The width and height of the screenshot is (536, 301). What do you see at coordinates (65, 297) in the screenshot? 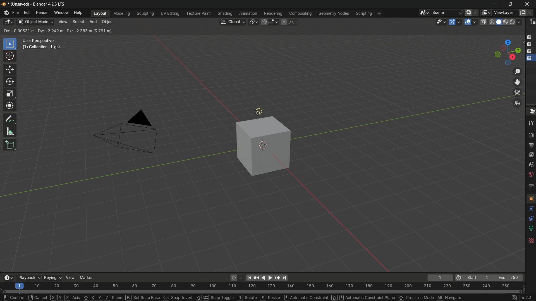
I see `axis` at bounding box center [65, 297].